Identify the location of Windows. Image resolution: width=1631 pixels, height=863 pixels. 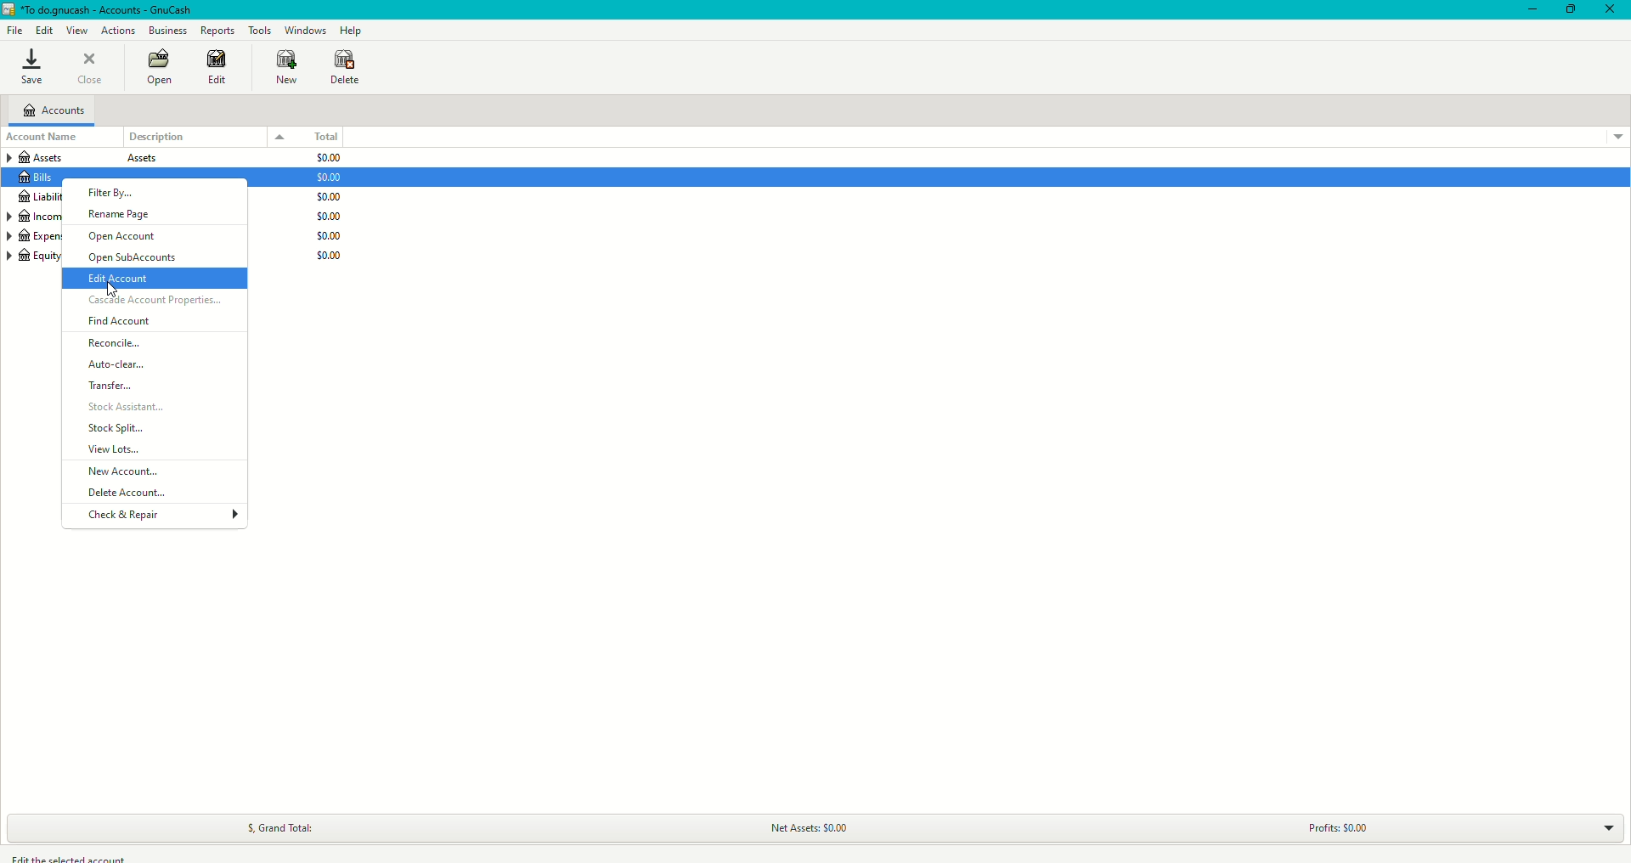
(306, 30).